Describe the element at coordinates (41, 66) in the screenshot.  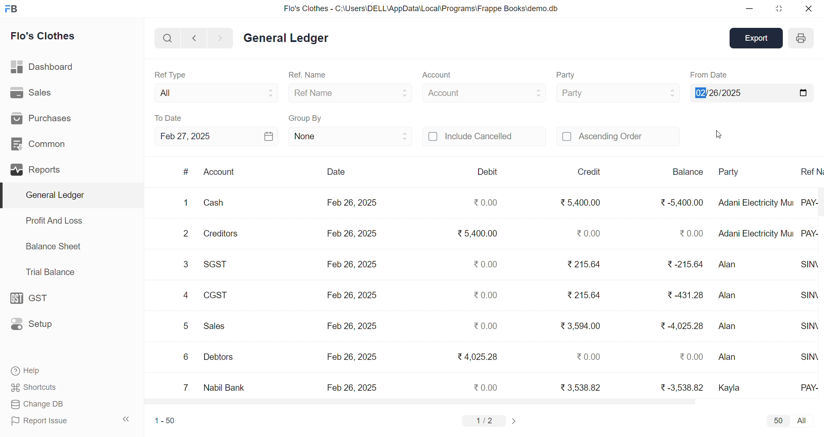
I see `Dashboard` at that location.